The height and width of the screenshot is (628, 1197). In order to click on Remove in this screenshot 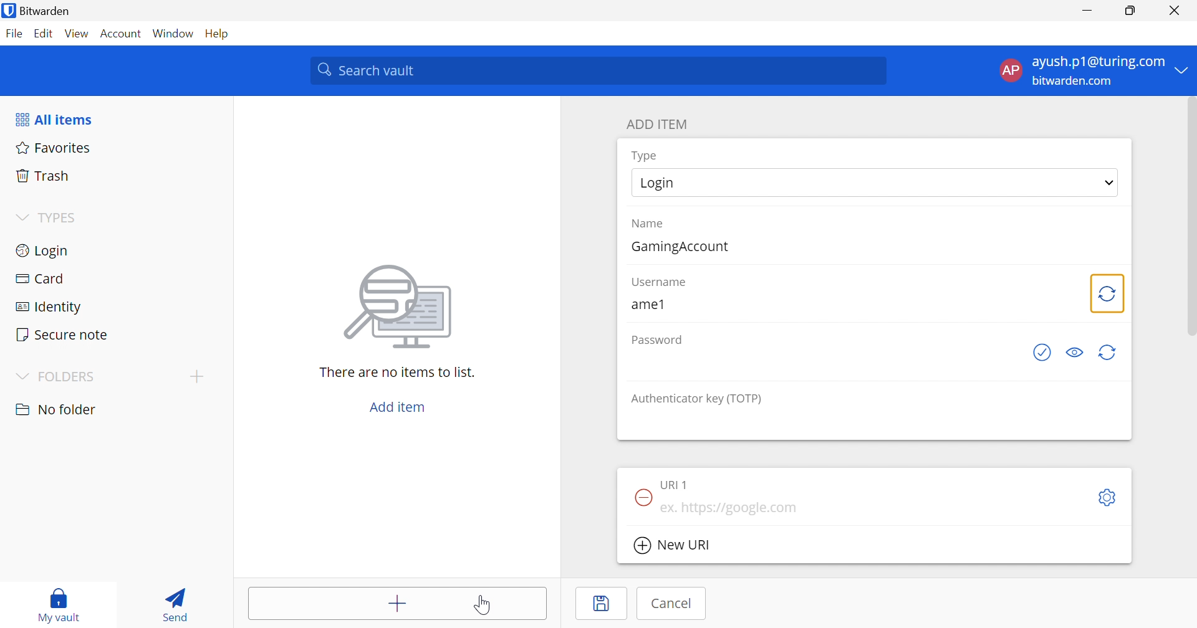, I will do `click(642, 496)`.